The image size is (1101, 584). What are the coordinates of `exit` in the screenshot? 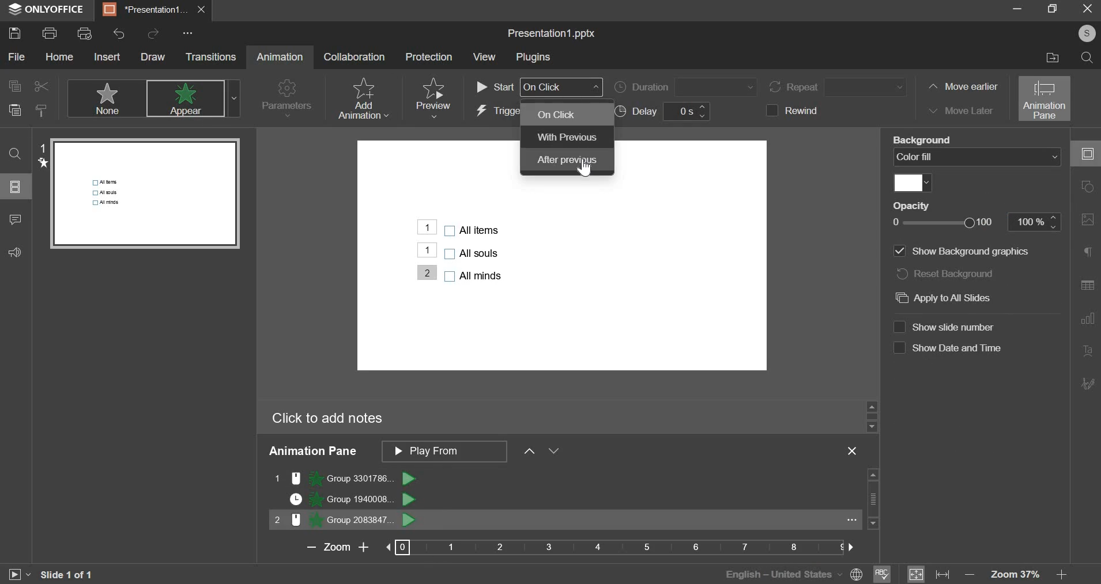 It's located at (852, 450).